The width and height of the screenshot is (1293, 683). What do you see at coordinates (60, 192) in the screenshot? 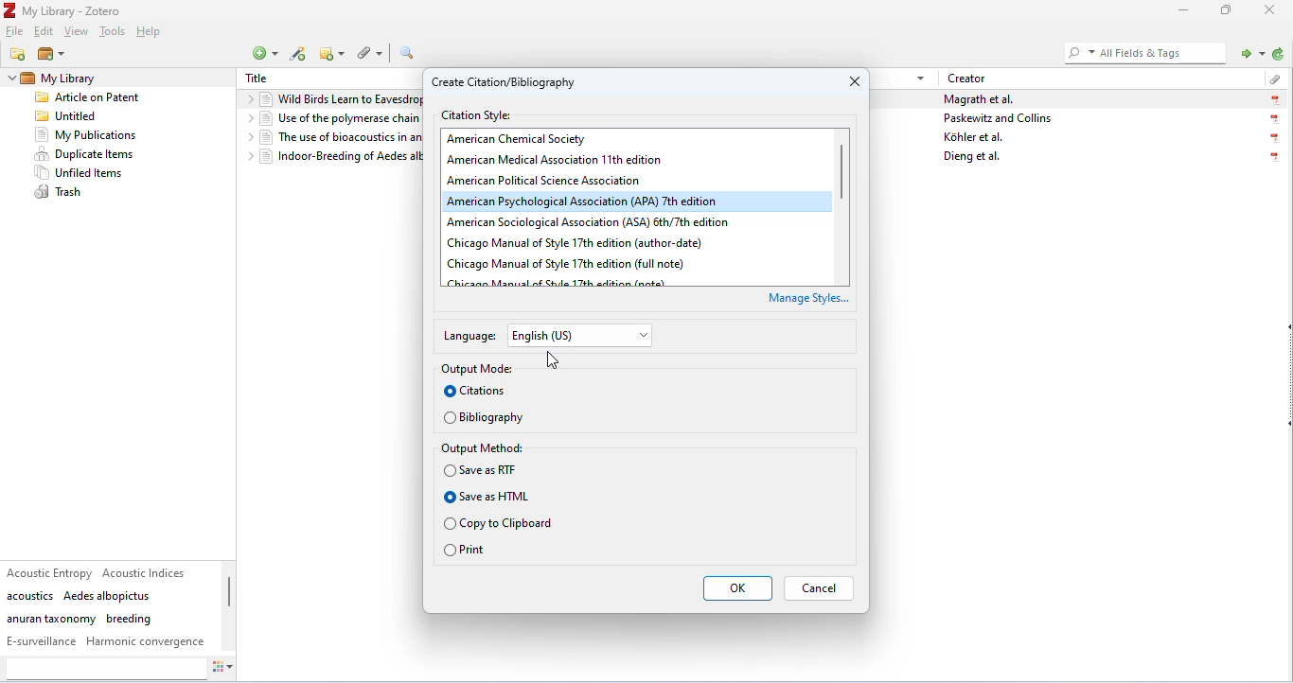
I see `trash` at bounding box center [60, 192].